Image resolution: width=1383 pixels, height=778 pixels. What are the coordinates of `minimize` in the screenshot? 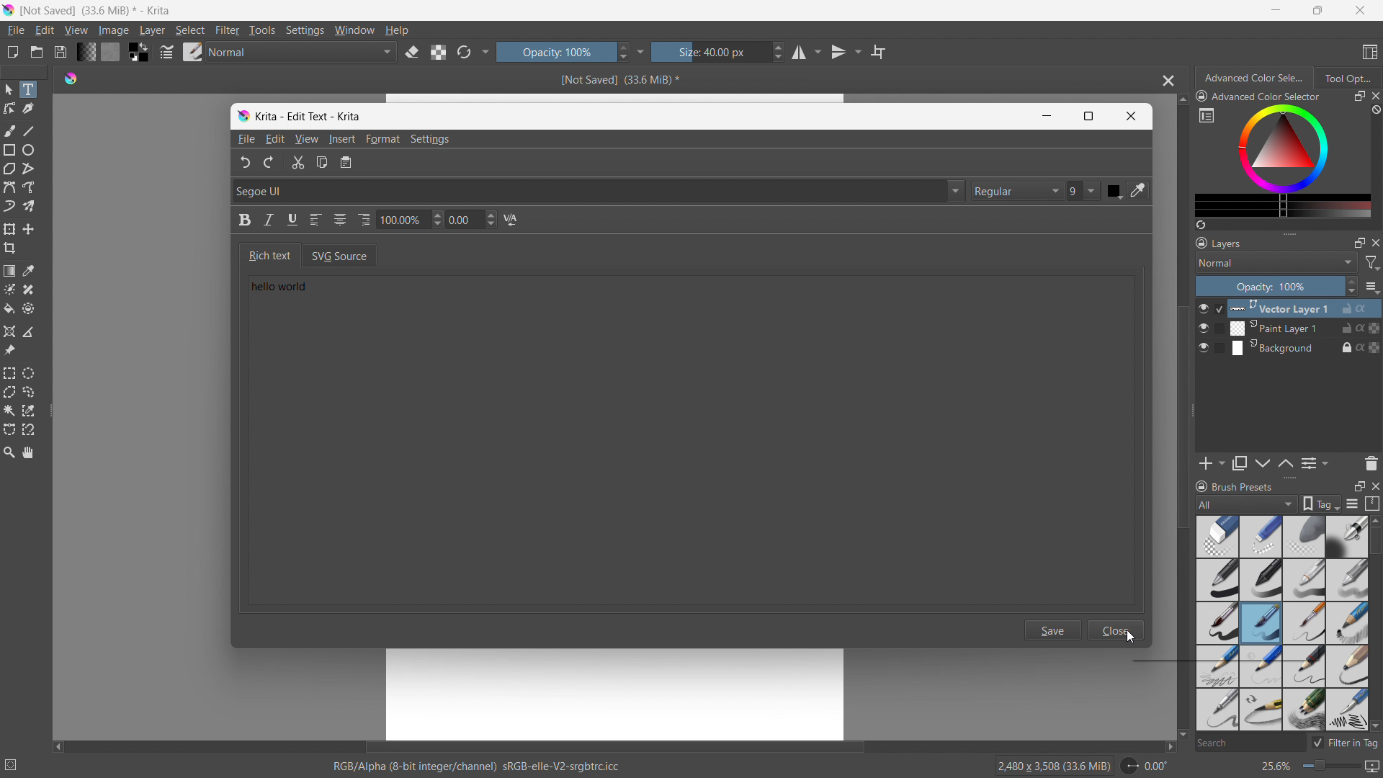 It's located at (1276, 9).